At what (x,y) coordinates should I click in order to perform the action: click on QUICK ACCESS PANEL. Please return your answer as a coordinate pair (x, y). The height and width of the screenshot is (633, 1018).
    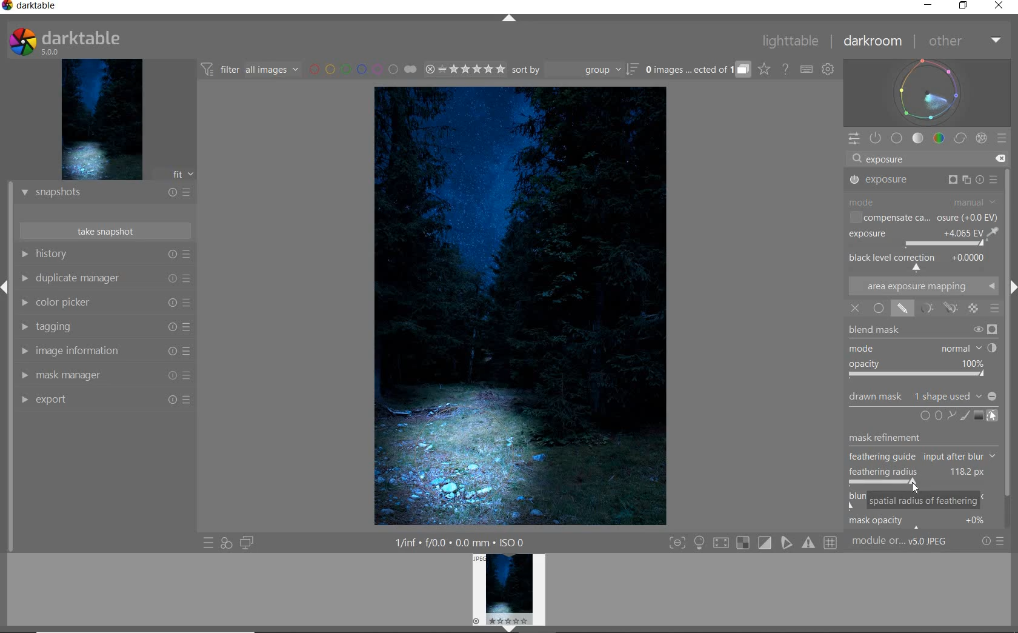
    Looking at the image, I should click on (853, 139).